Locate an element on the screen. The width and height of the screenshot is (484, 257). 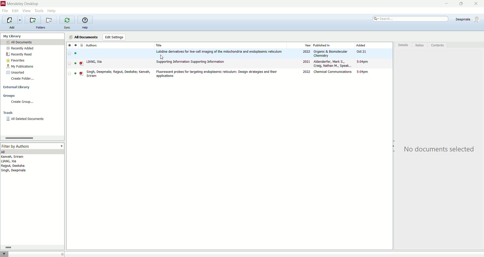
folders is located at coordinates (42, 27).